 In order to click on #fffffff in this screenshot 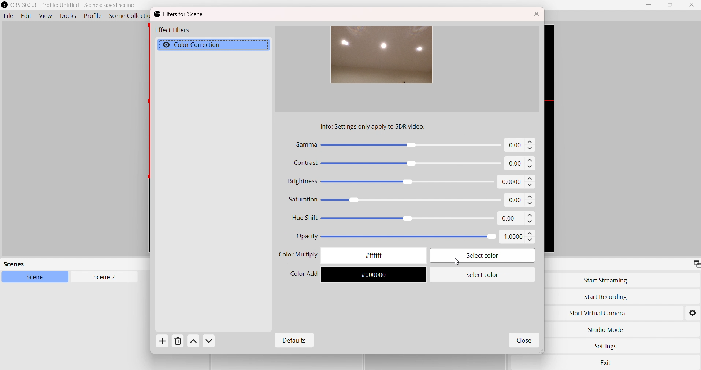, I will do `click(377, 256)`.